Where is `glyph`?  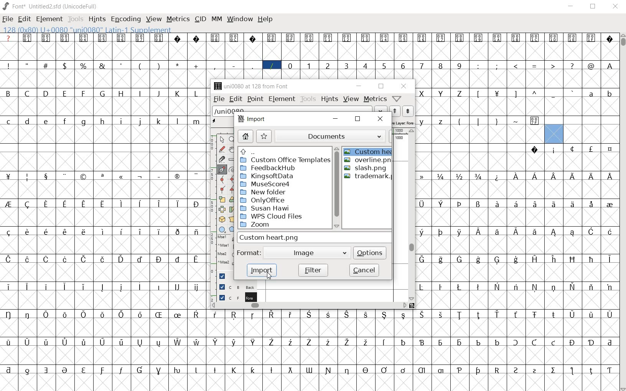 glyph is located at coordinates (159, 259).